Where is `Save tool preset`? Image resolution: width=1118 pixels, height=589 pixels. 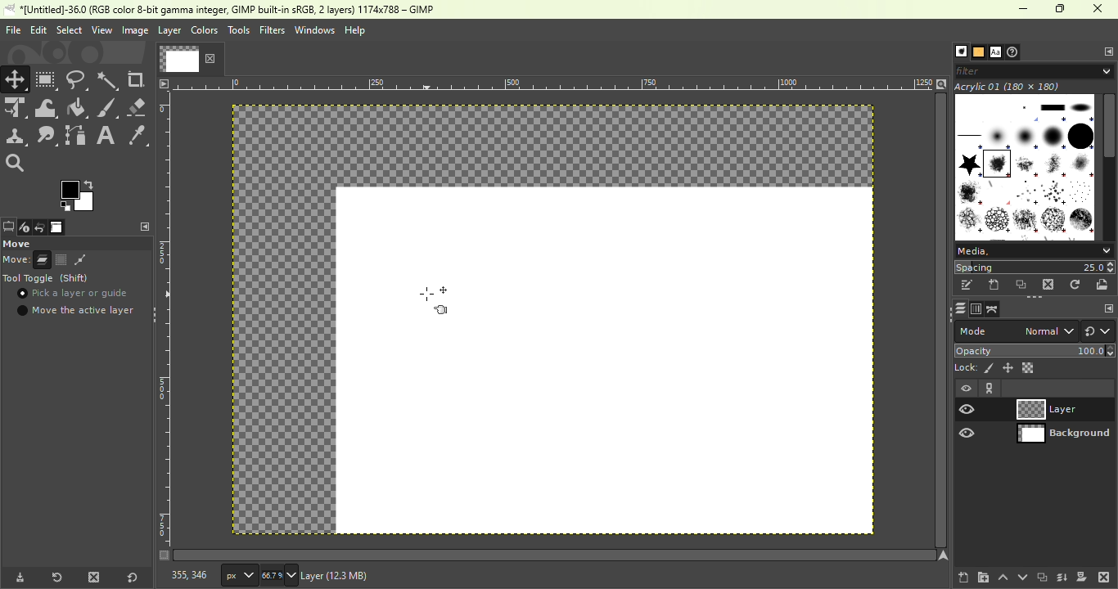
Save tool preset is located at coordinates (18, 578).